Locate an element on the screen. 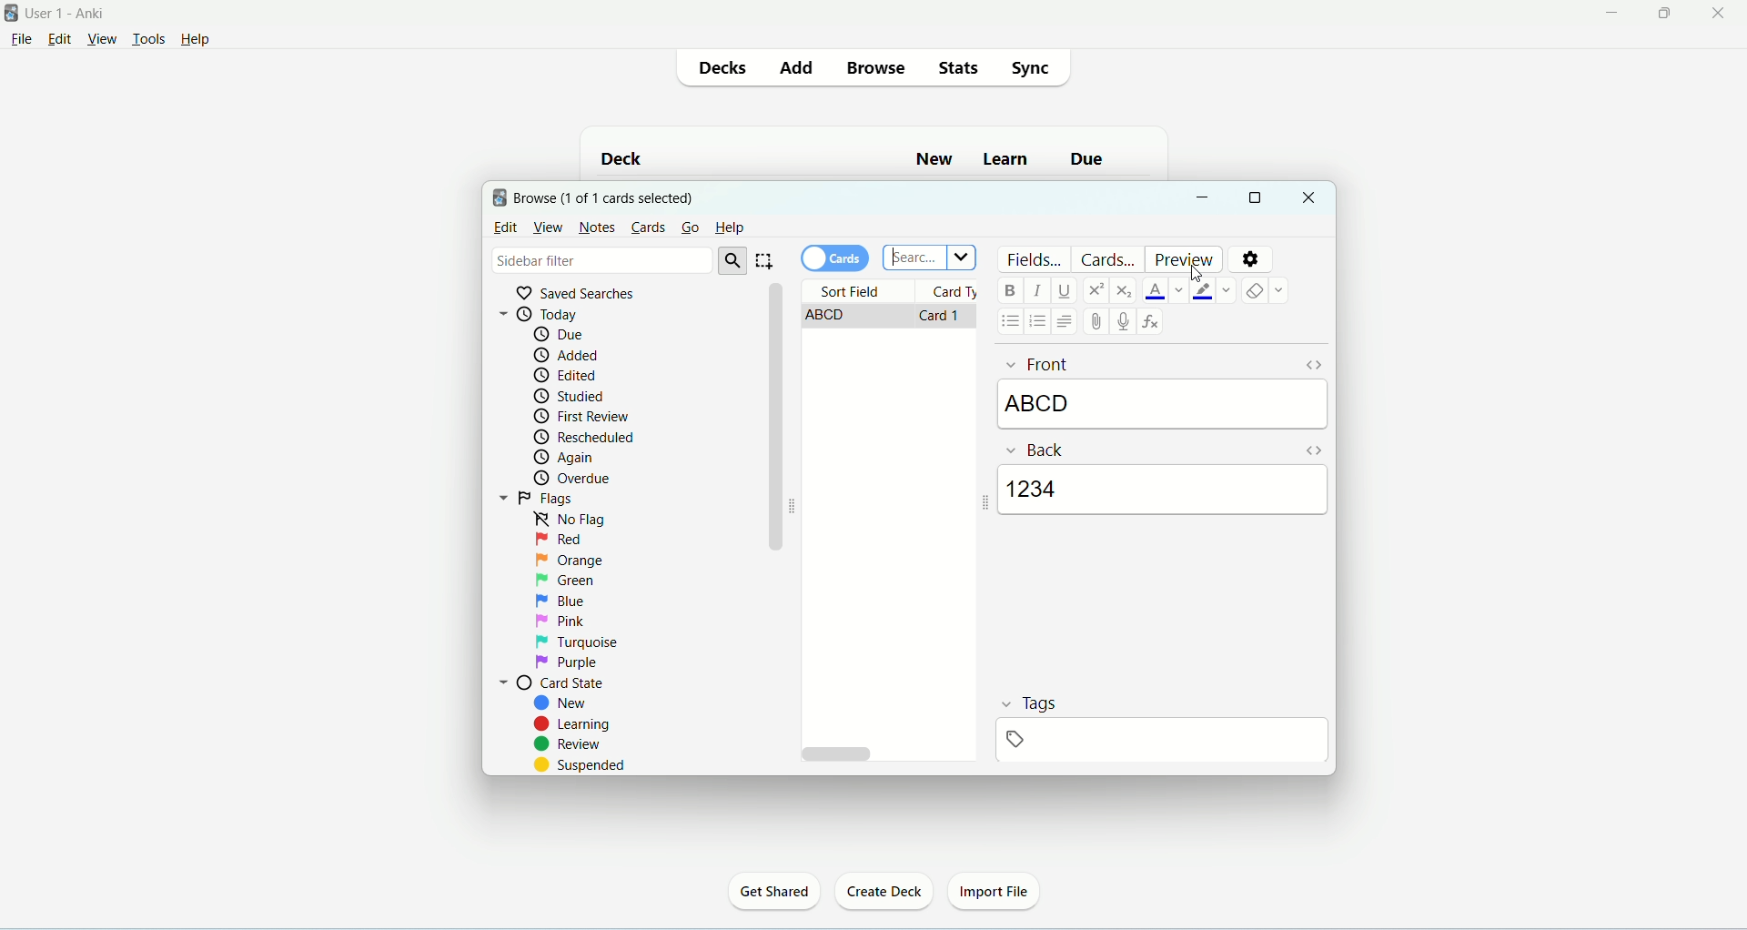 The image size is (1747, 930). again is located at coordinates (565, 459).